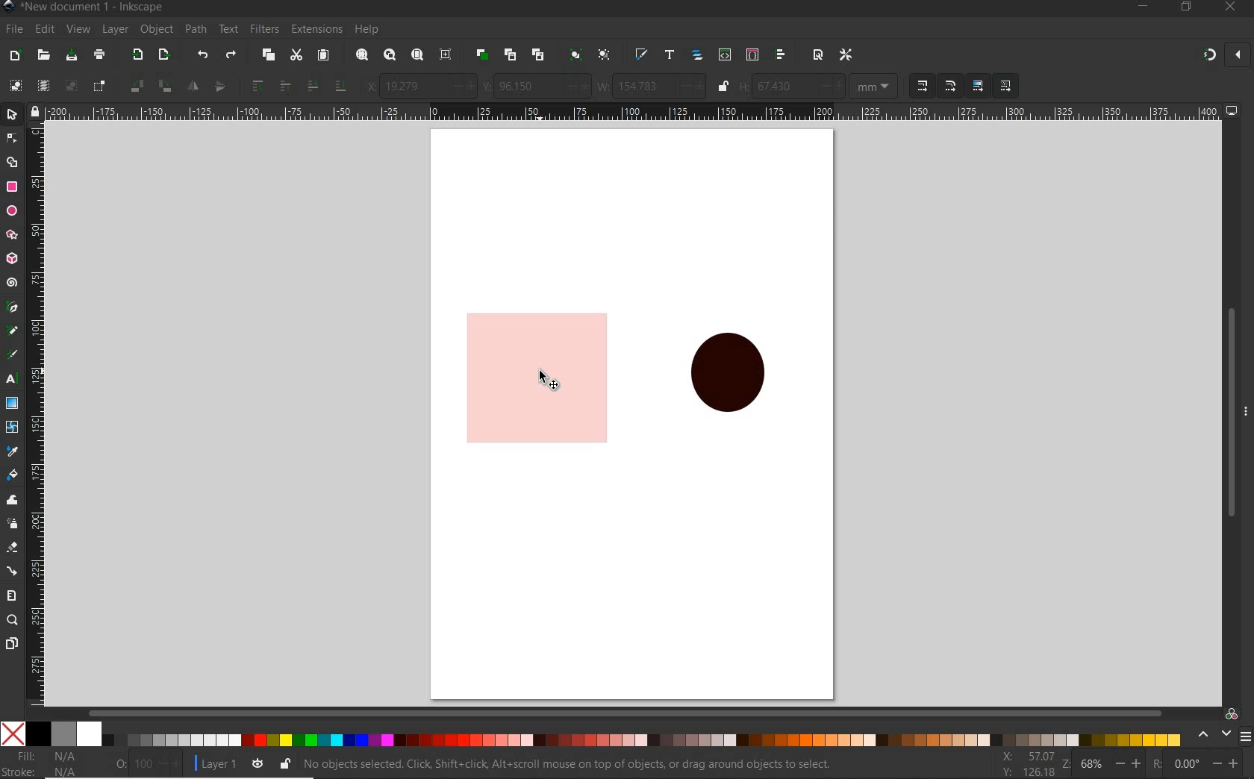 The width and height of the screenshot is (1254, 779). Describe the element at coordinates (142, 763) in the screenshot. I see `OPACITY` at that location.